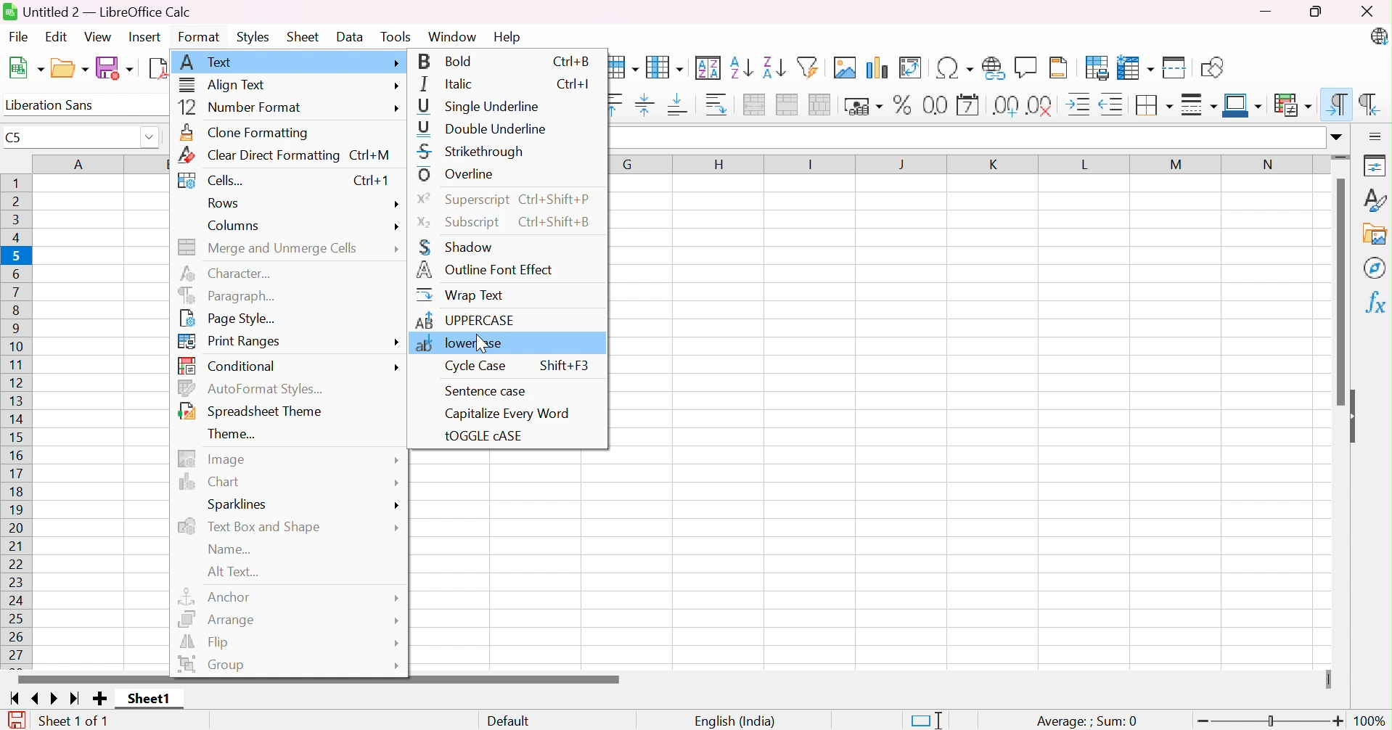 The image size is (1392, 730). I want to click on Merge and Unmerge Cells, so click(269, 245).